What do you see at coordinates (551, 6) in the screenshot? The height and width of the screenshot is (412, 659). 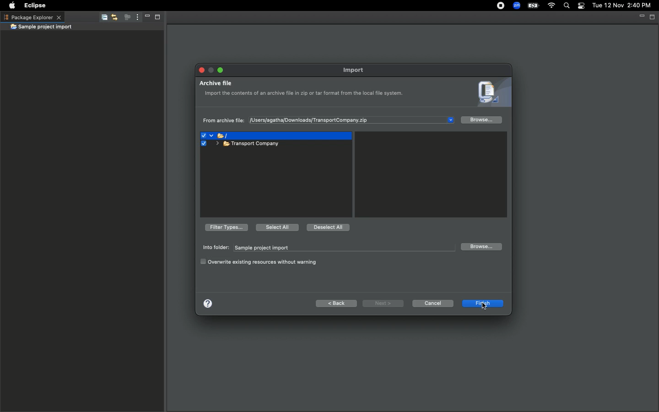 I see `Internet` at bounding box center [551, 6].